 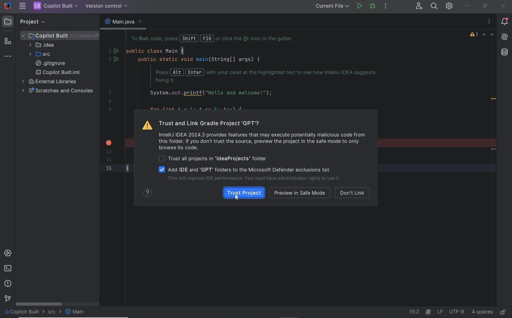 What do you see at coordinates (428, 312) in the screenshot?
I see `AI Assistant` at bounding box center [428, 312].